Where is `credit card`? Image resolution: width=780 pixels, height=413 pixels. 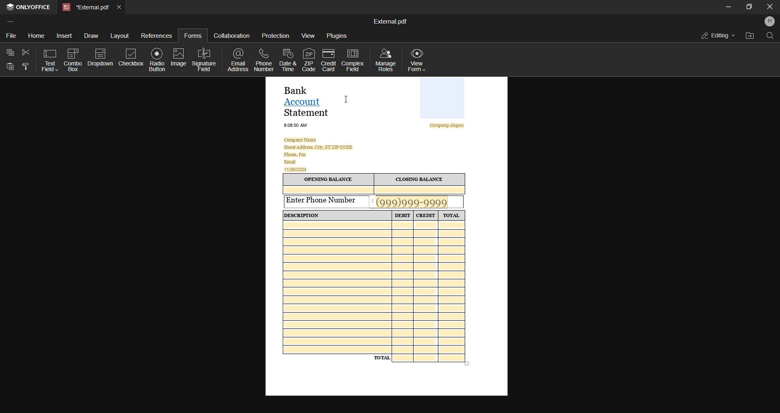
credit card is located at coordinates (329, 59).